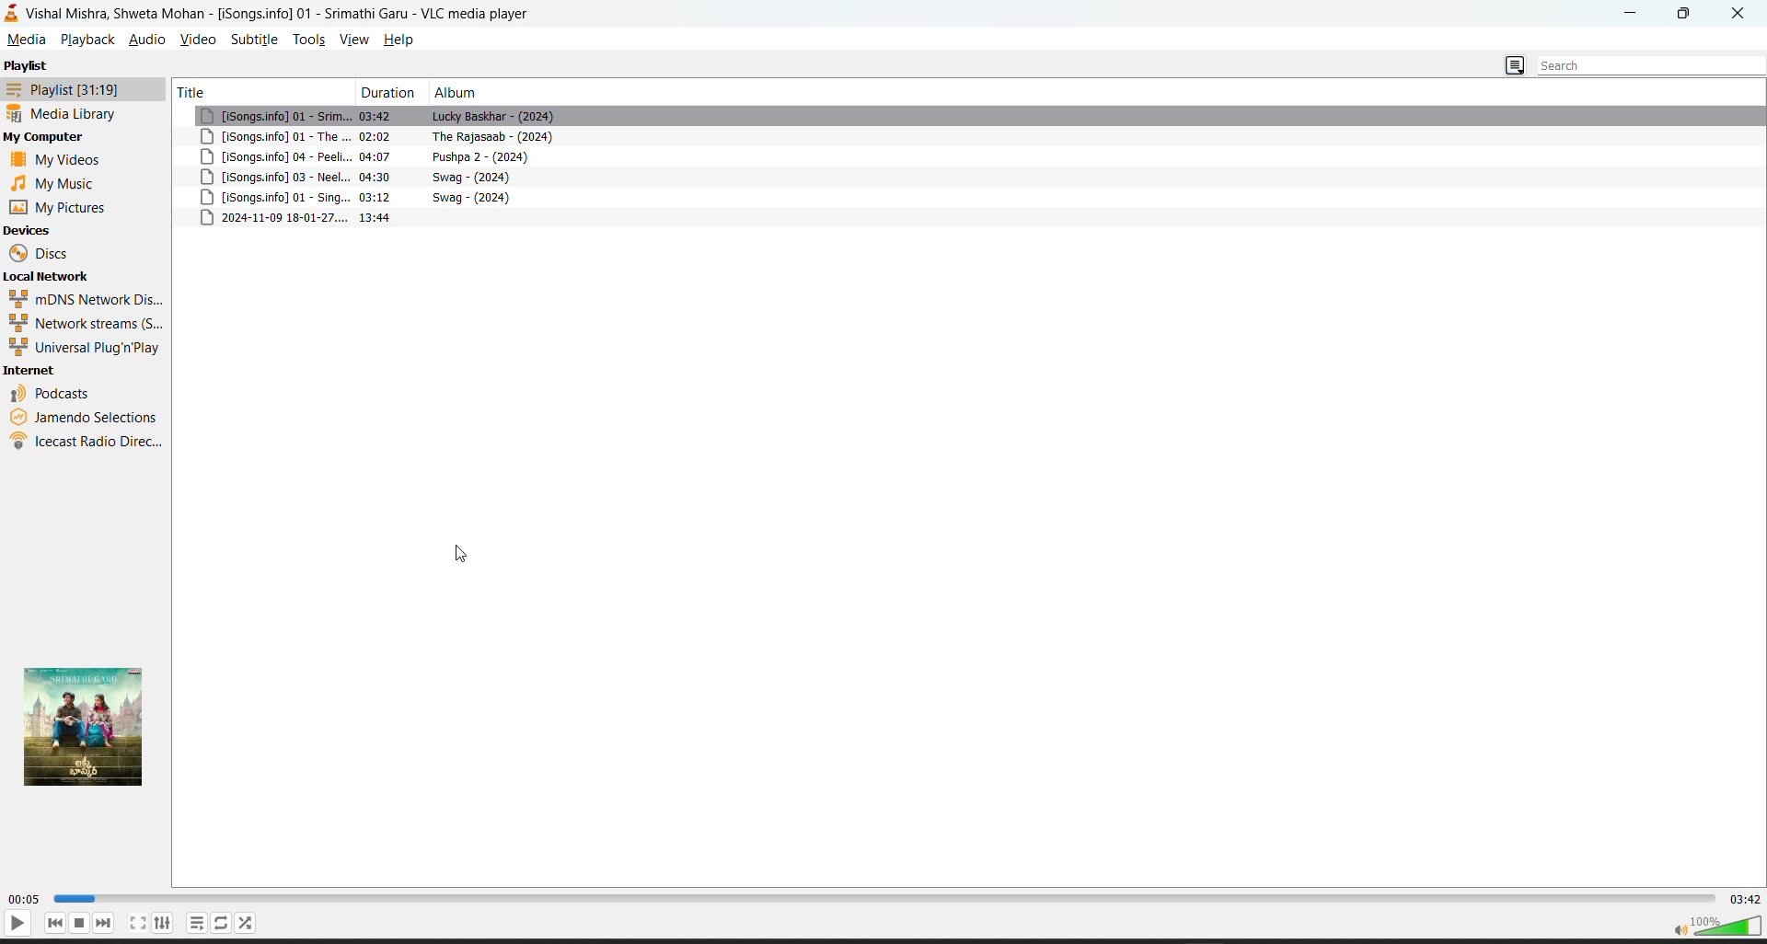 This screenshot has height=944, width=1767. What do you see at coordinates (1683, 14) in the screenshot?
I see `Maximize` at bounding box center [1683, 14].